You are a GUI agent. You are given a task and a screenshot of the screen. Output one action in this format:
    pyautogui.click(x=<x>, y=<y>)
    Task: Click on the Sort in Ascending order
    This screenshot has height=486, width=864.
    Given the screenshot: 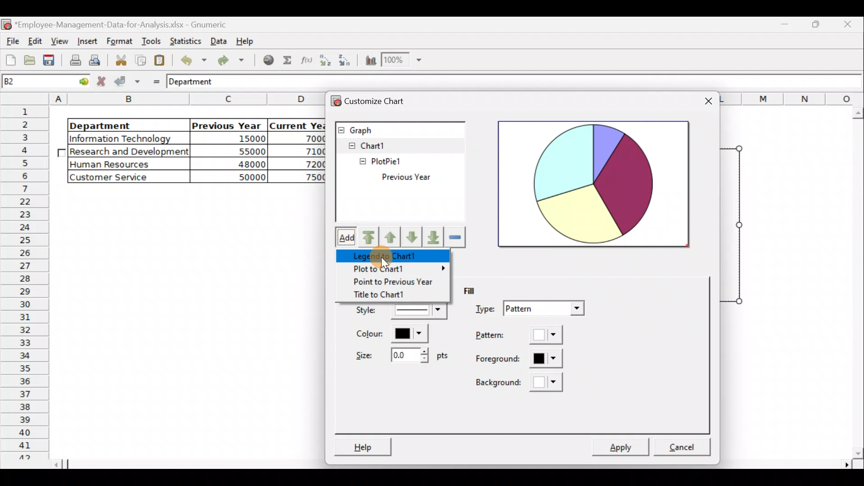 What is the action you would take?
    pyautogui.click(x=325, y=60)
    